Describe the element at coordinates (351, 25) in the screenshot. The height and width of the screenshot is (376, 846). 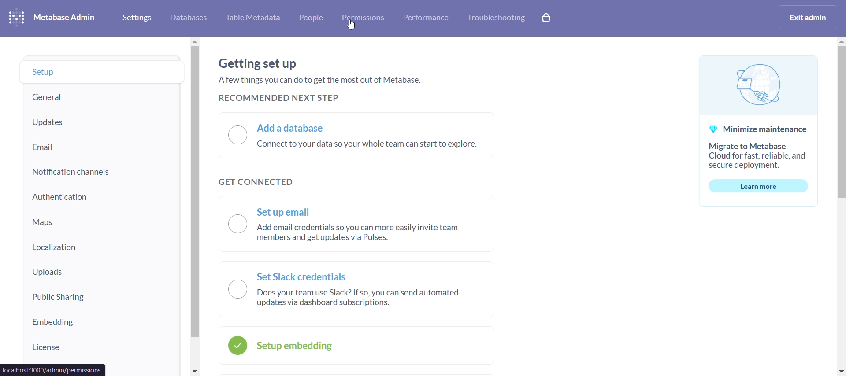
I see `cursor` at that location.